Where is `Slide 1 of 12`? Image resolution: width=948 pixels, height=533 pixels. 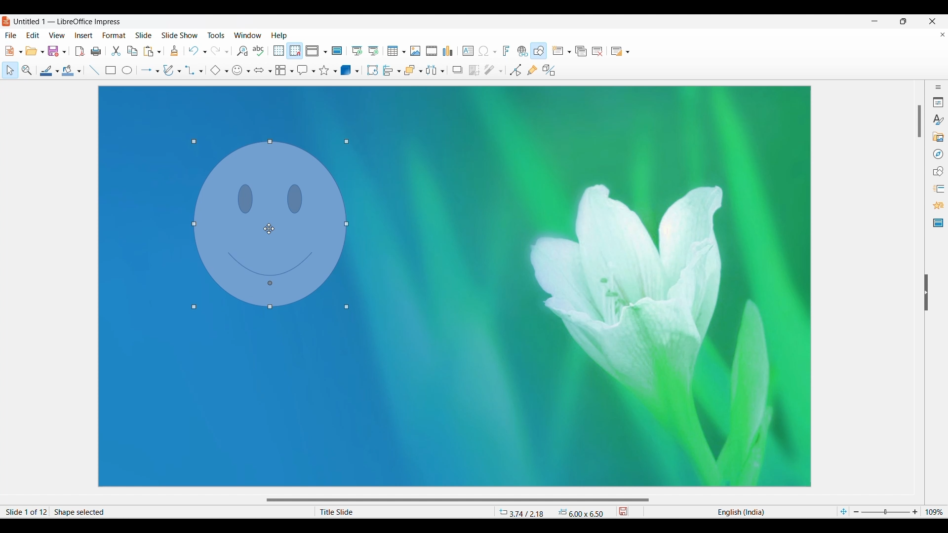
Slide 1 of 12 is located at coordinates (25, 512).